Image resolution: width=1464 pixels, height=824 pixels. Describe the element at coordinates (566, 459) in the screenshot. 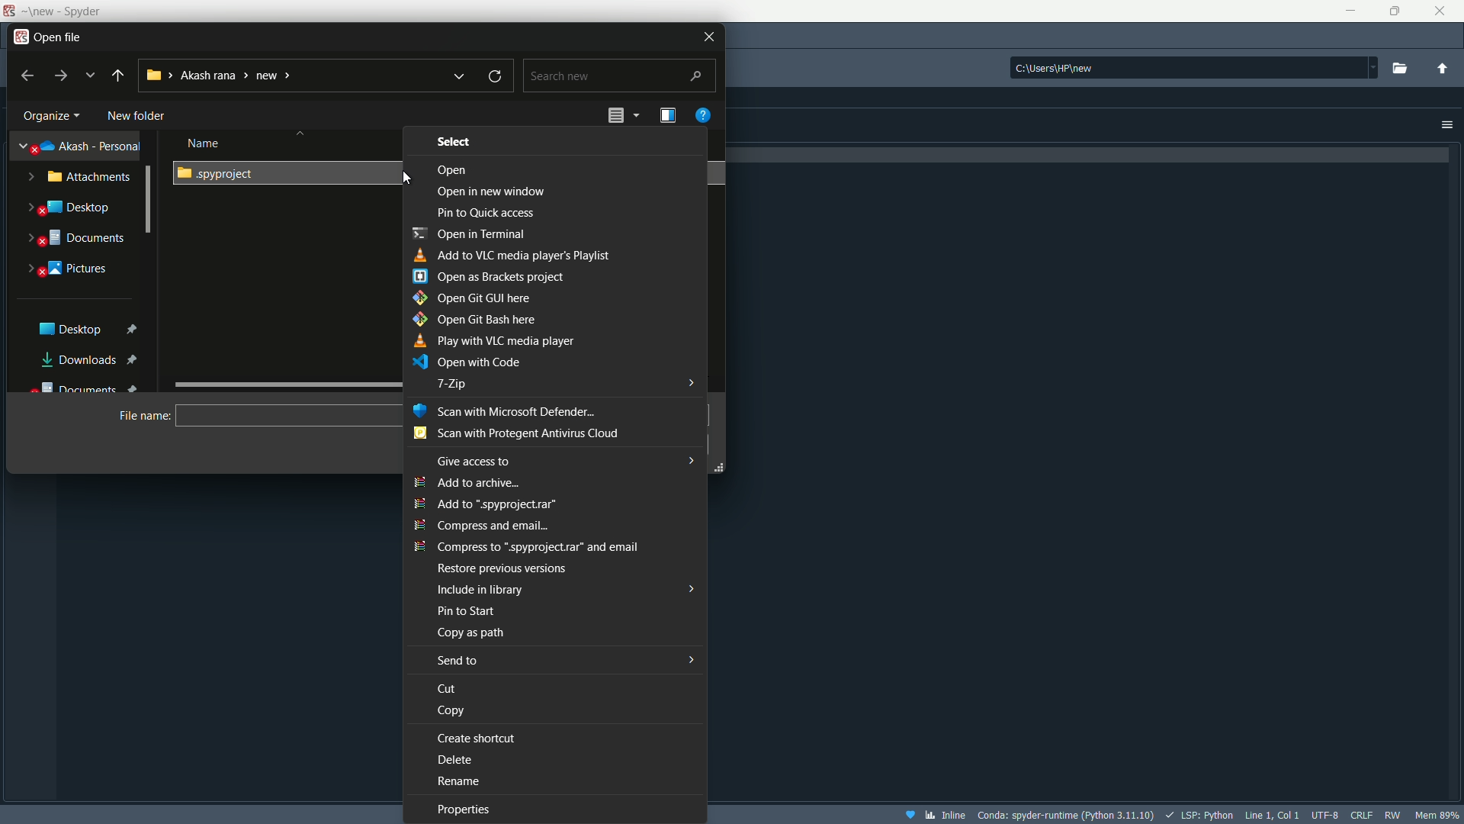

I see `Give access to` at that location.